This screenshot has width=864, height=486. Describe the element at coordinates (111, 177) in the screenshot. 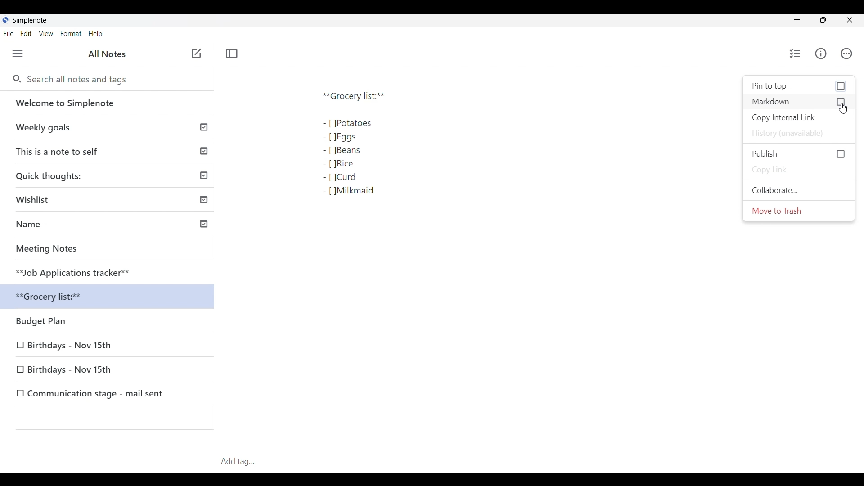

I see `Quick thoughts:` at that location.